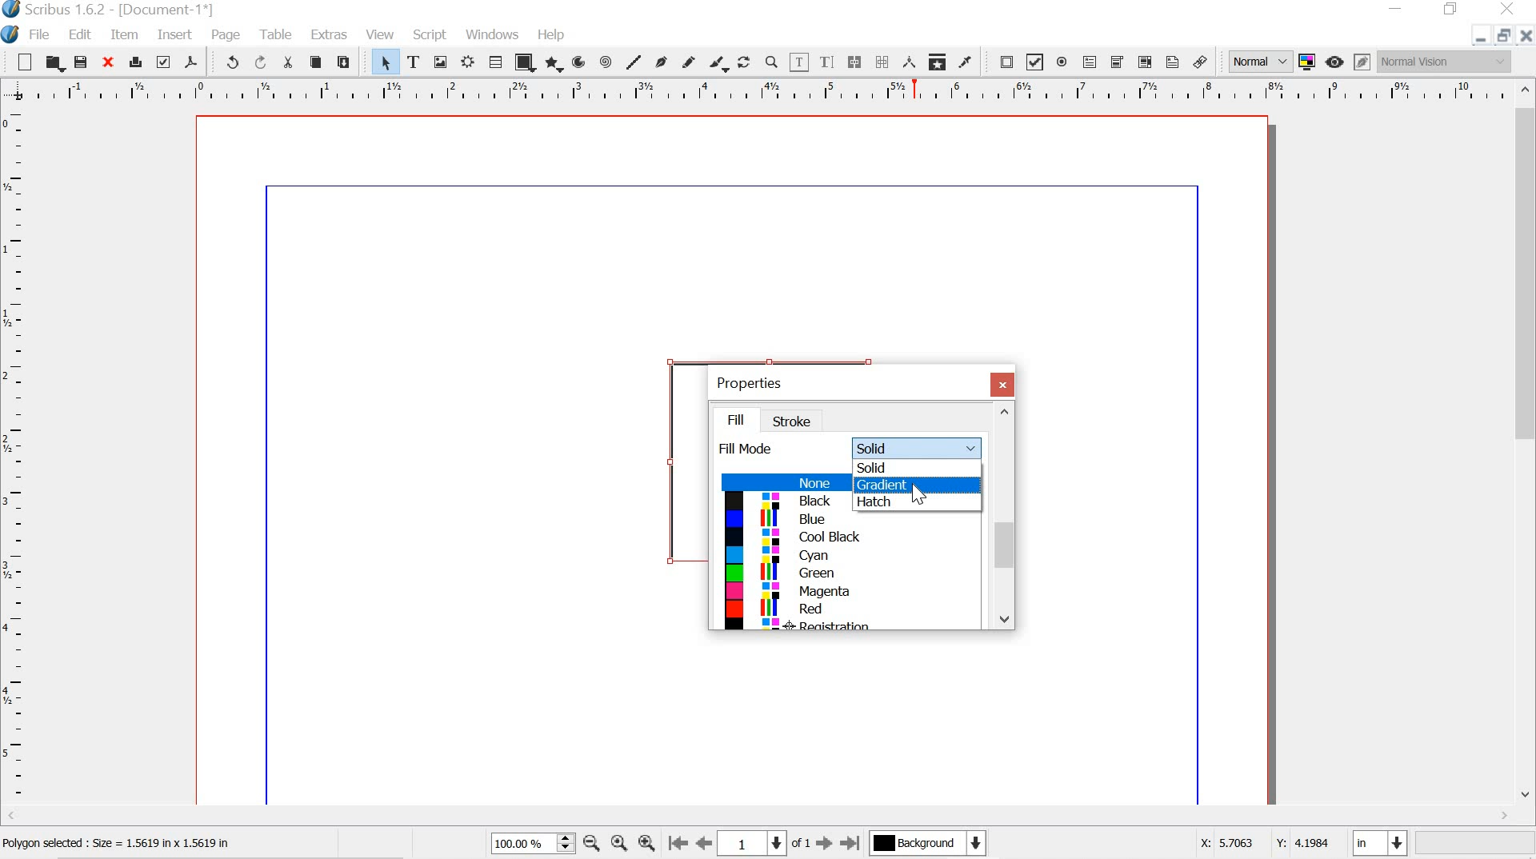 This screenshot has width=1536, height=859. What do you see at coordinates (1360, 61) in the screenshot?
I see `edit in preview mode` at bounding box center [1360, 61].